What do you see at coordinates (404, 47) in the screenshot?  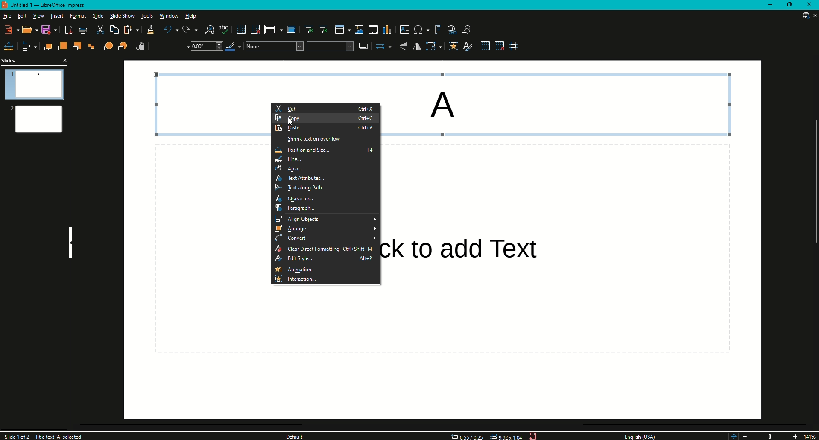 I see `Vertically` at bounding box center [404, 47].